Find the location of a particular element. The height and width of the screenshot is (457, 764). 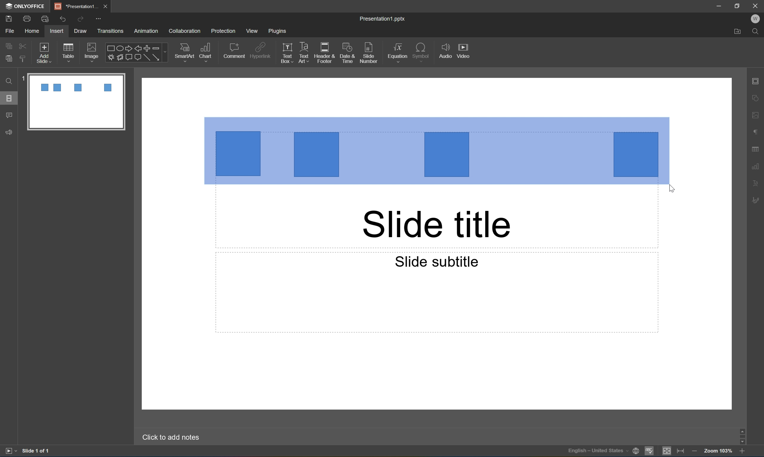

table settings is located at coordinates (756, 148).